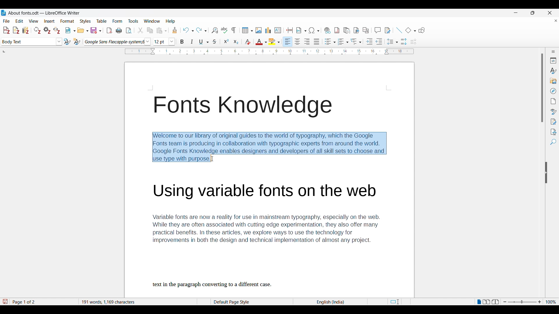 The image size is (559, 314). I want to click on Subscript, so click(236, 42).